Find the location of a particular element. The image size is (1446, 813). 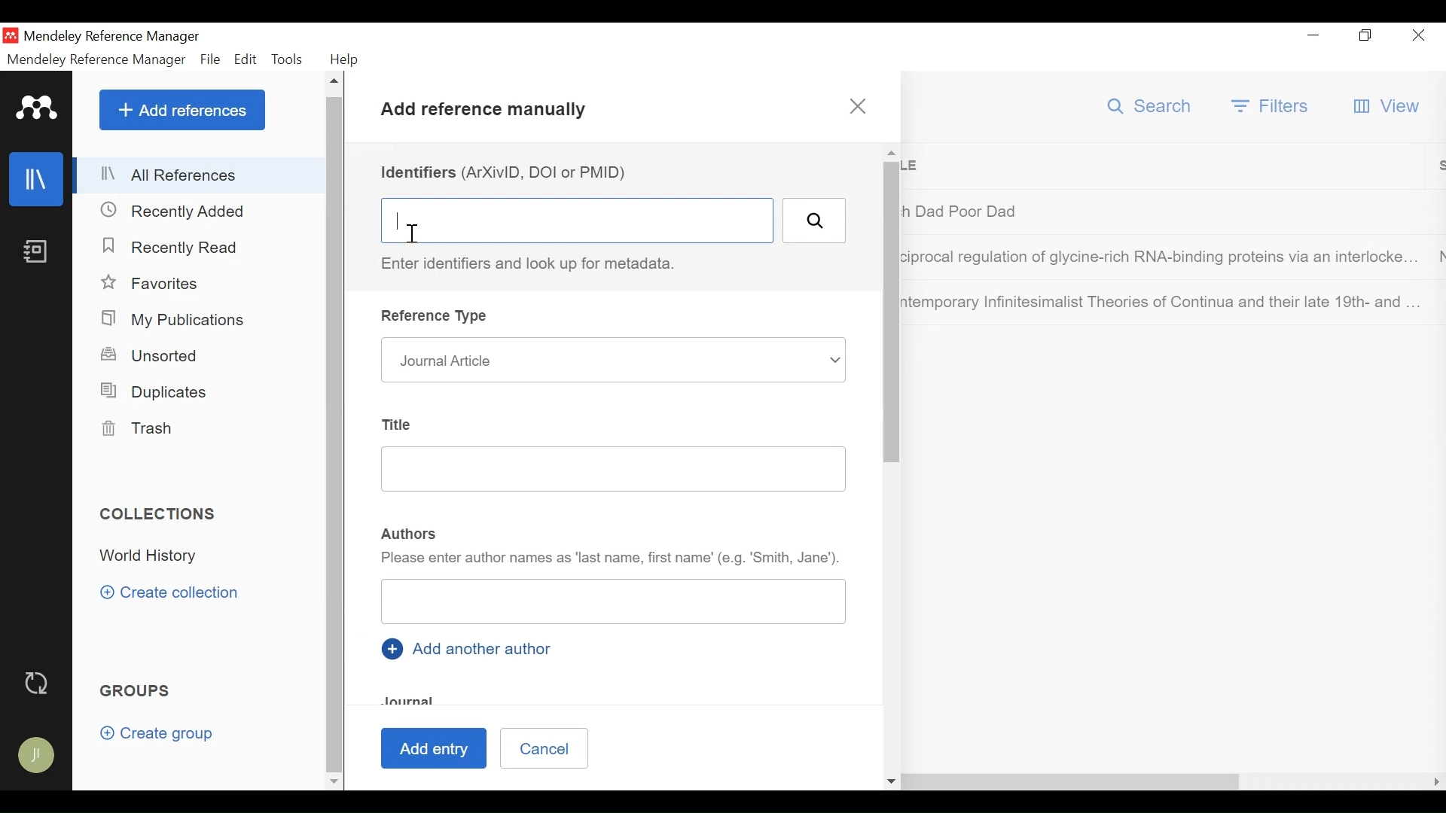

Cancel is located at coordinates (543, 748).